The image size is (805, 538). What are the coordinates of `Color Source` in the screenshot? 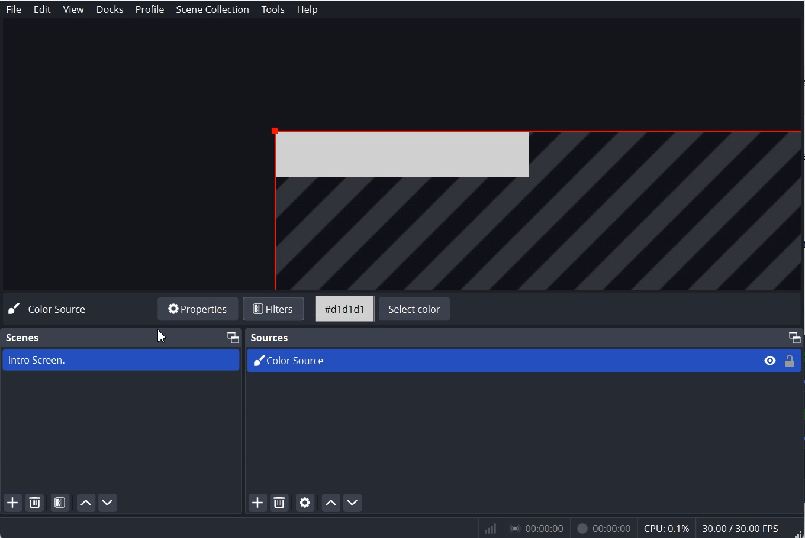 It's located at (498, 359).